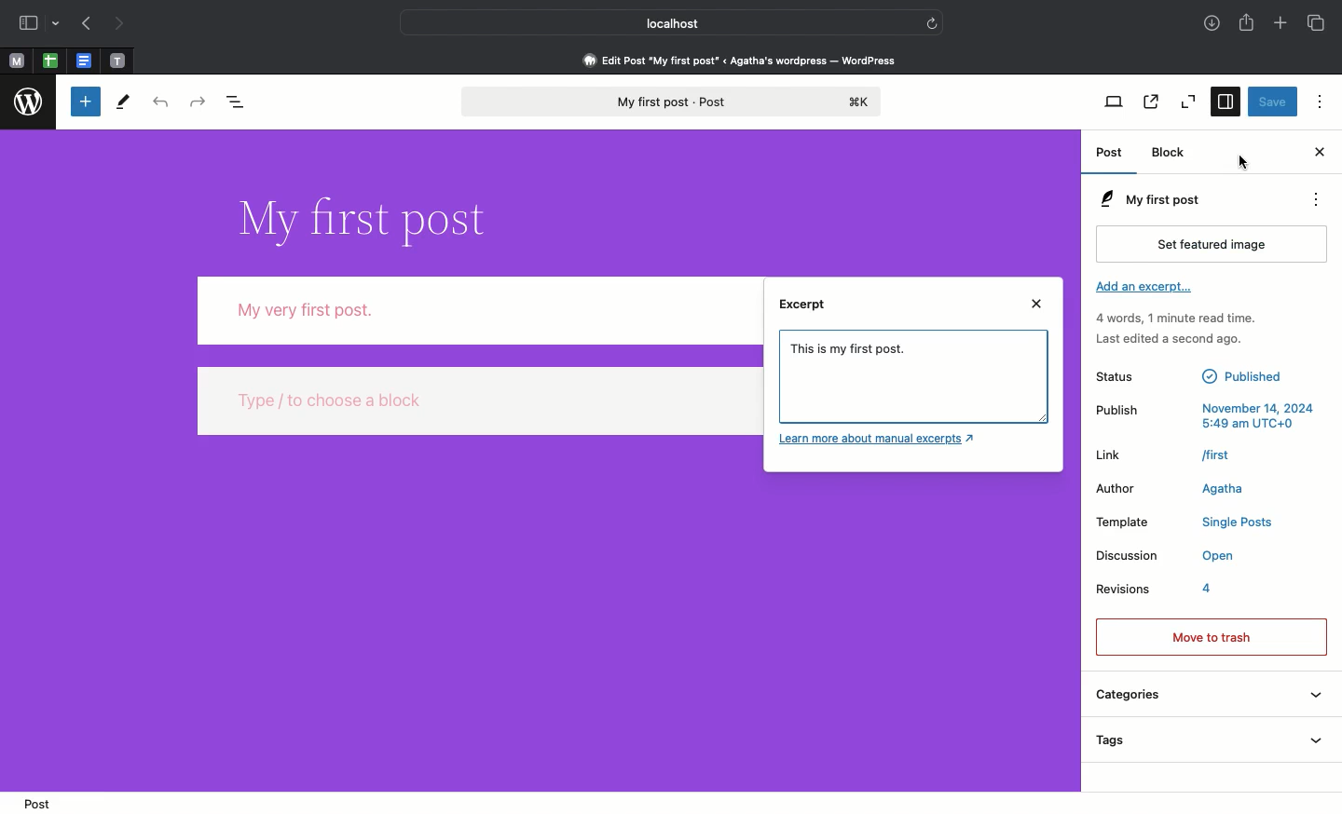 The width and height of the screenshot is (1342, 814). I want to click on Add new tab, so click(1280, 24).